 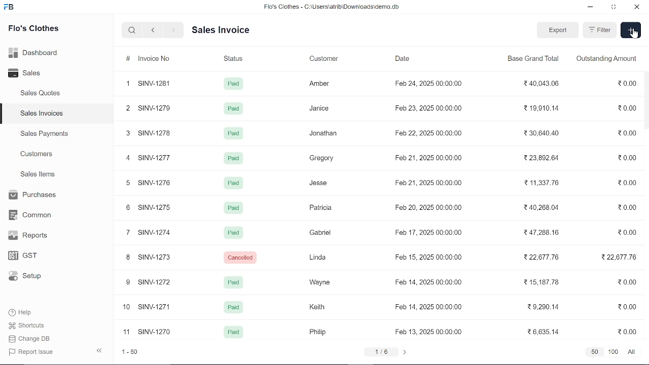 I want to click on frappe books logo, so click(x=10, y=9).